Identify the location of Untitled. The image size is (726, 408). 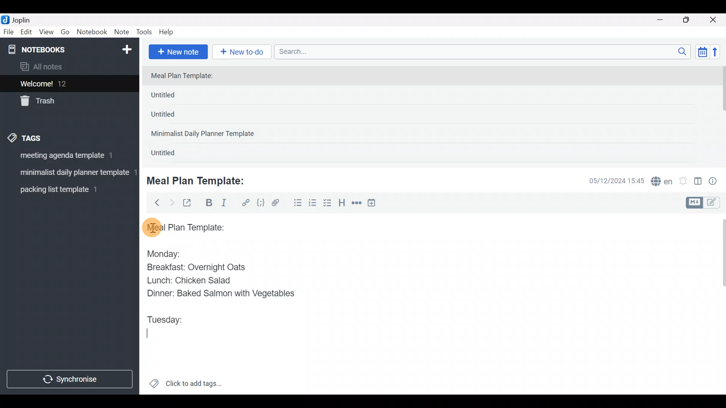
(173, 117).